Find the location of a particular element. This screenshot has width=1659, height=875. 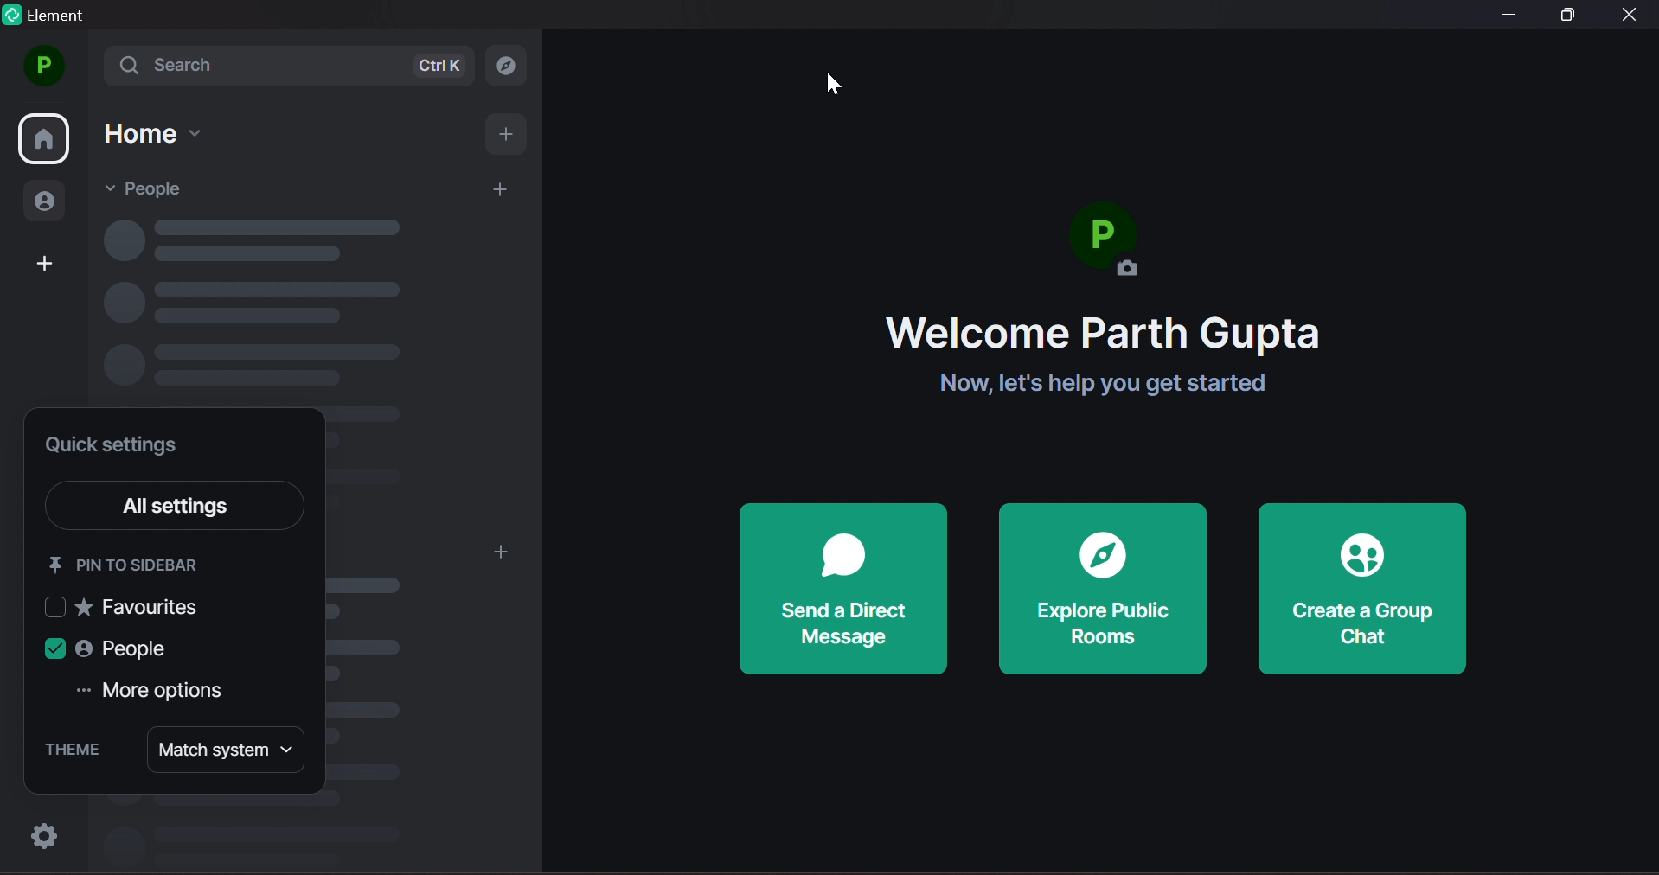

maximize is located at coordinates (1572, 15).